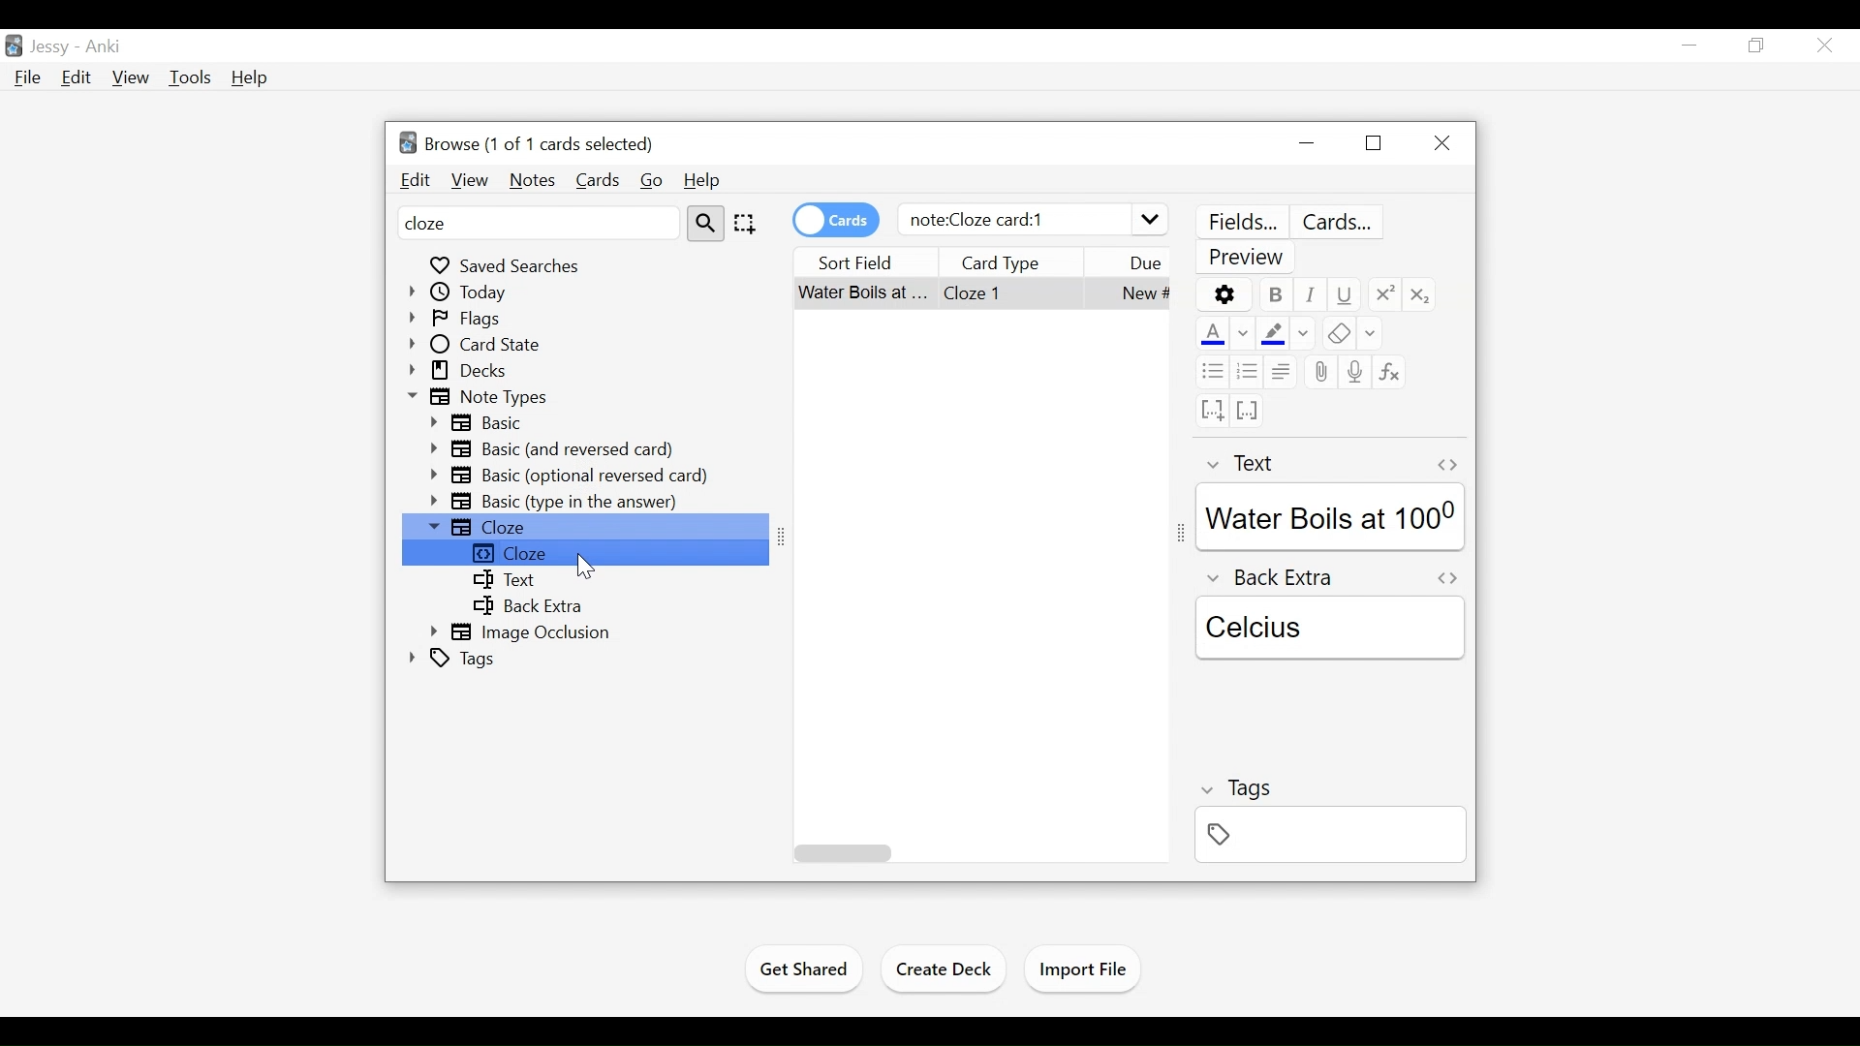 The width and height of the screenshot is (1860, 1046). What do you see at coordinates (469, 180) in the screenshot?
I see `View` at bounding box center [469, 180].